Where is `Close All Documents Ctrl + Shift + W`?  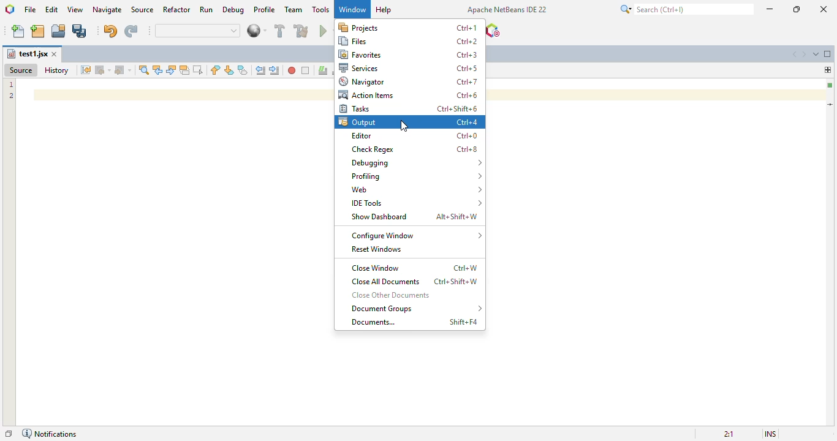 Close All Documents Ctrl + Shift + W is located at coordinates (415, 282).